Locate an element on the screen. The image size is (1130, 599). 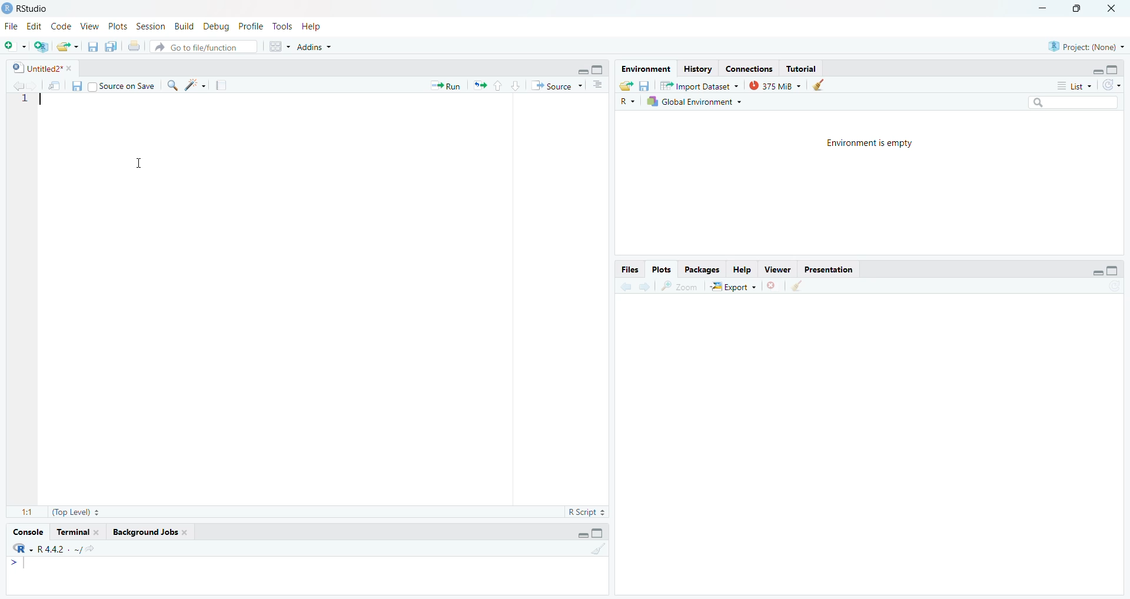
List  is located at coordinates (1071, 85).